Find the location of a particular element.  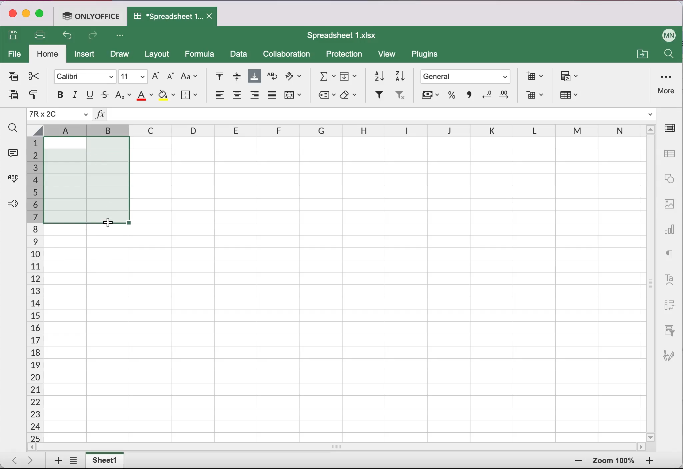

vertical slider is located at coordinates (651, 280).